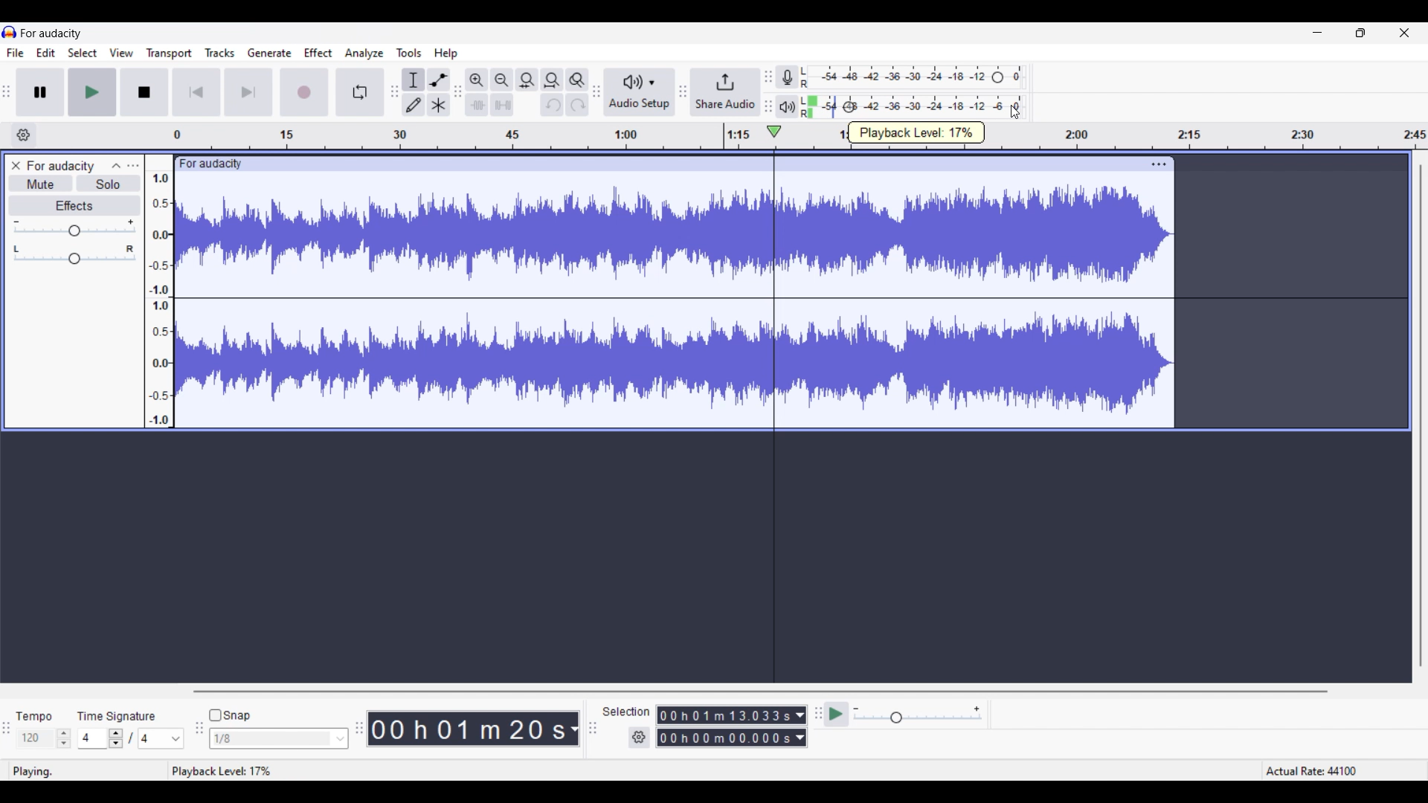 Image resolution: width=1428 pixels, height=803 pixels. I want to click on Stop, so click(144, 92).